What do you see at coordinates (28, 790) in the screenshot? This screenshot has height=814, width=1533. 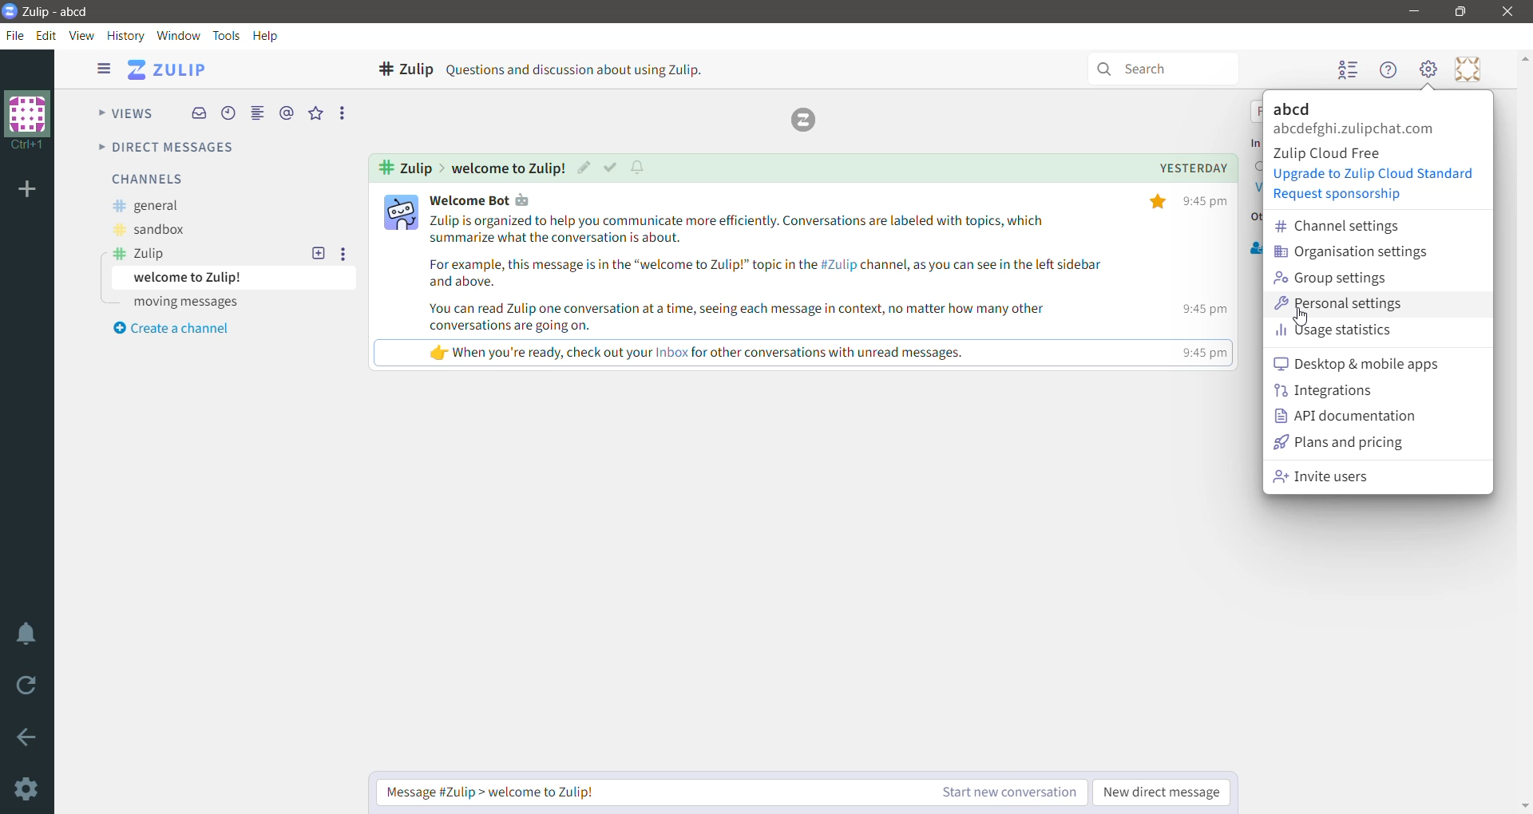 I see `Settings` at bounding box center [28, 790].